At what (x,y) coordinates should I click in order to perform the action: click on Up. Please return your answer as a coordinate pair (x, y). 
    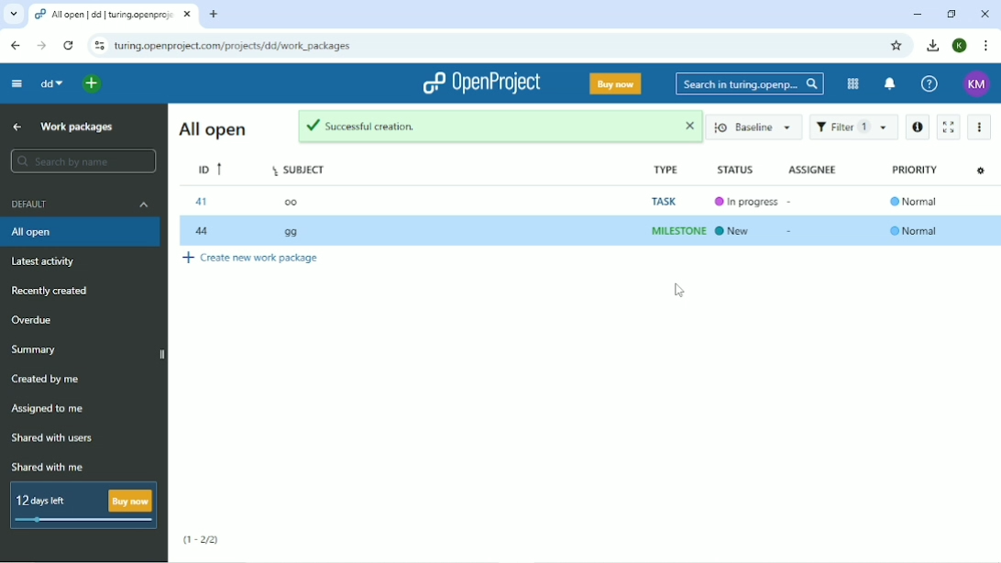
    Looking at the image, I should click on (15, 127).